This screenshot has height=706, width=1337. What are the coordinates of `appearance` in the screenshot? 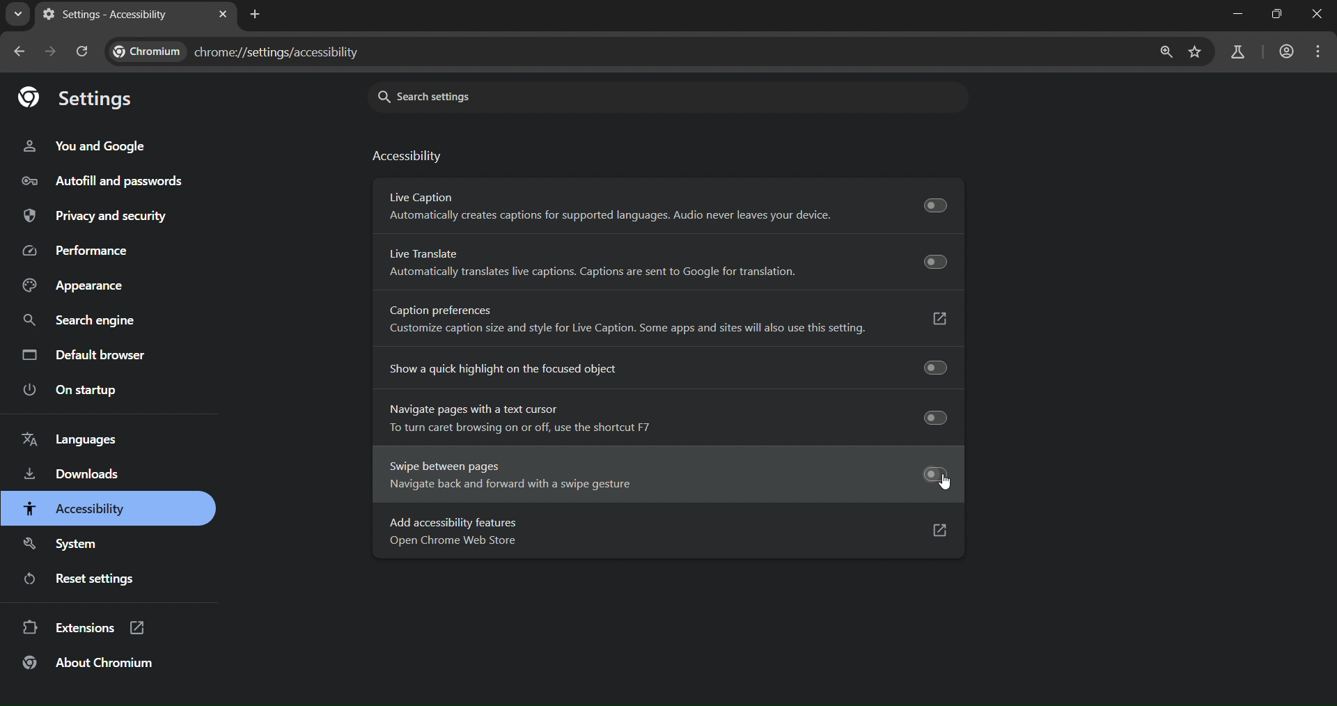 It's located at (70, 285).